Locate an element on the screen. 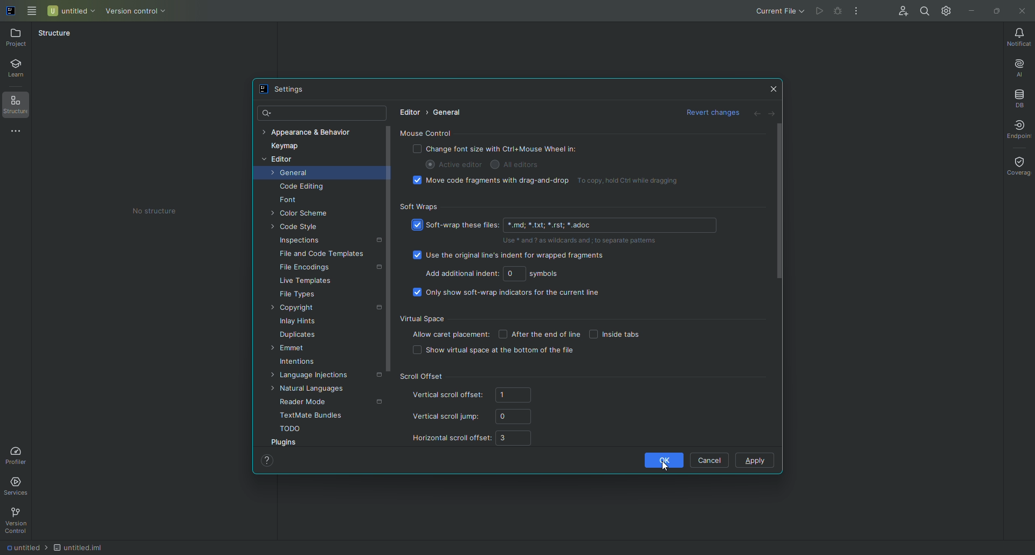 This screenshot has width=1035, height=555. Cannot run file is located at coordinates (819, 10).